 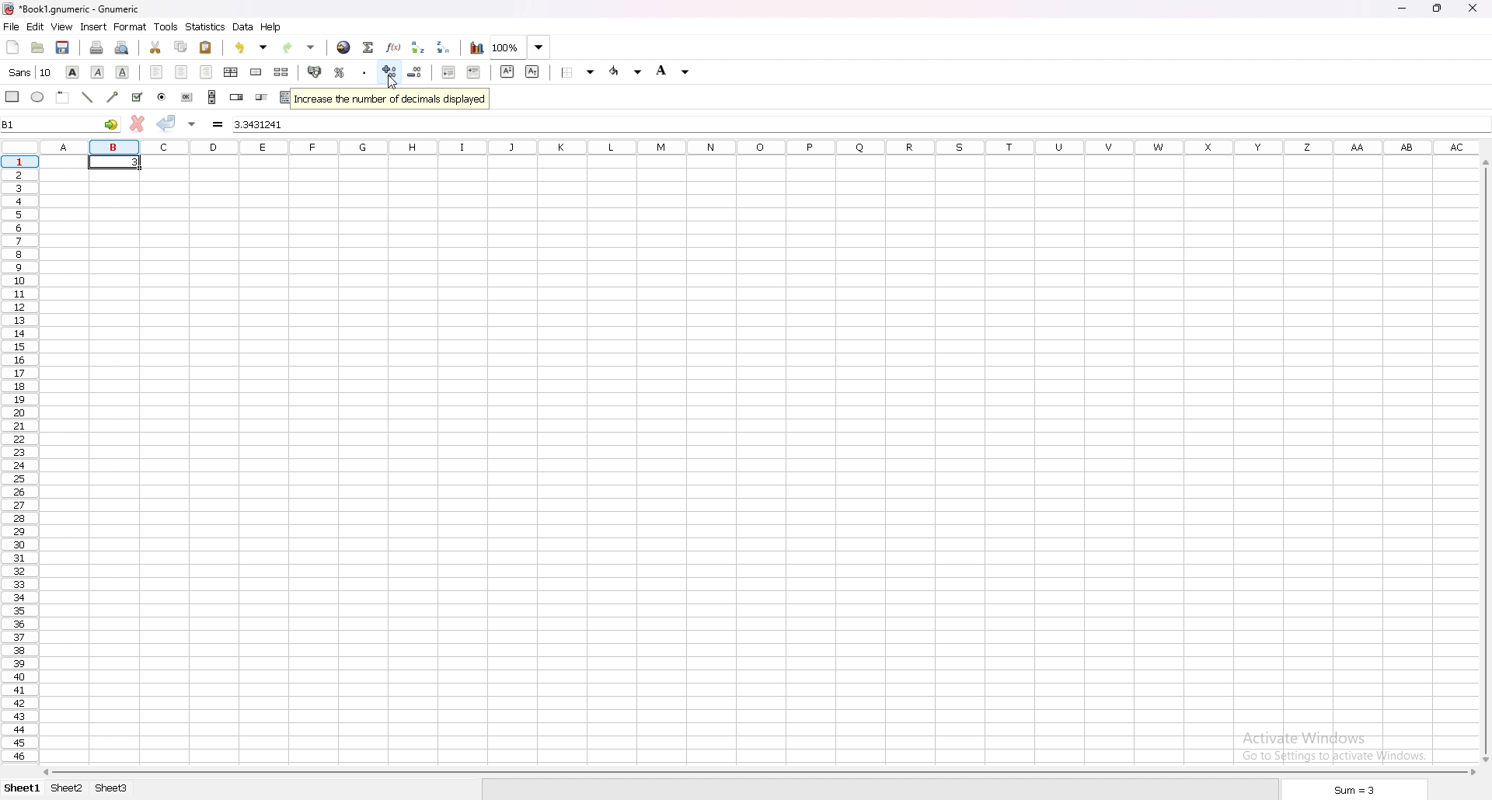 I want to click on increase decimal, so click(x=389, y=73).